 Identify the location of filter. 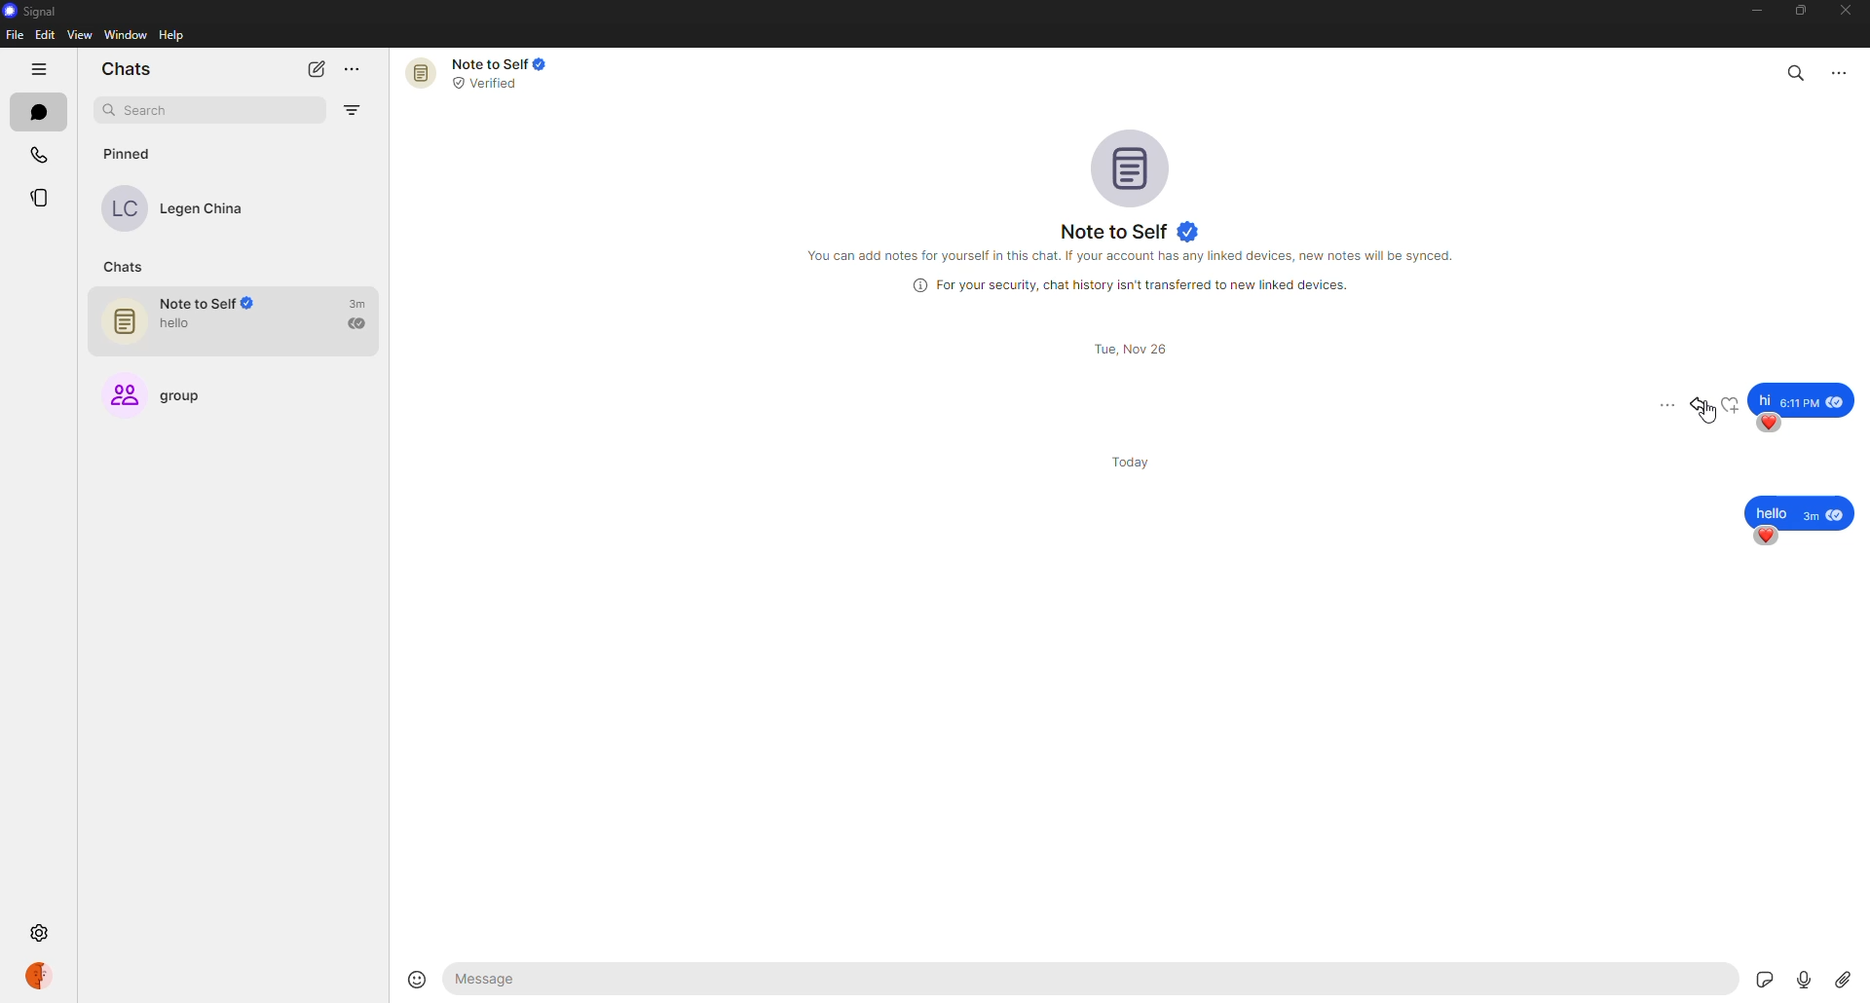
(354, 113).